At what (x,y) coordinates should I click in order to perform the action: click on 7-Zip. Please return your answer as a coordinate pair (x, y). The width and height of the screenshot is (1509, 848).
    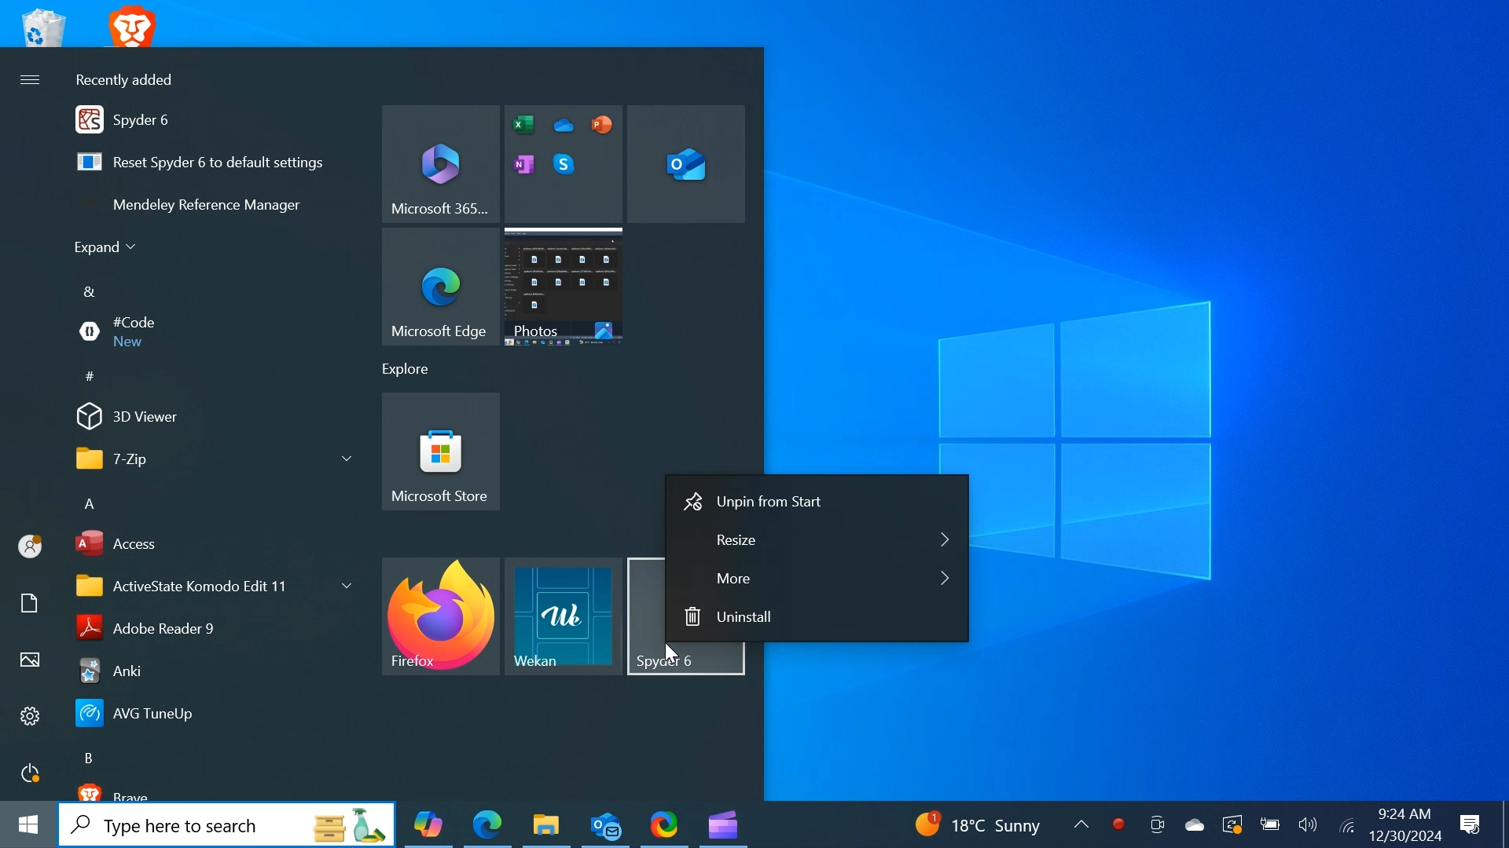
    Looking at the image, I should click on (207, 459).